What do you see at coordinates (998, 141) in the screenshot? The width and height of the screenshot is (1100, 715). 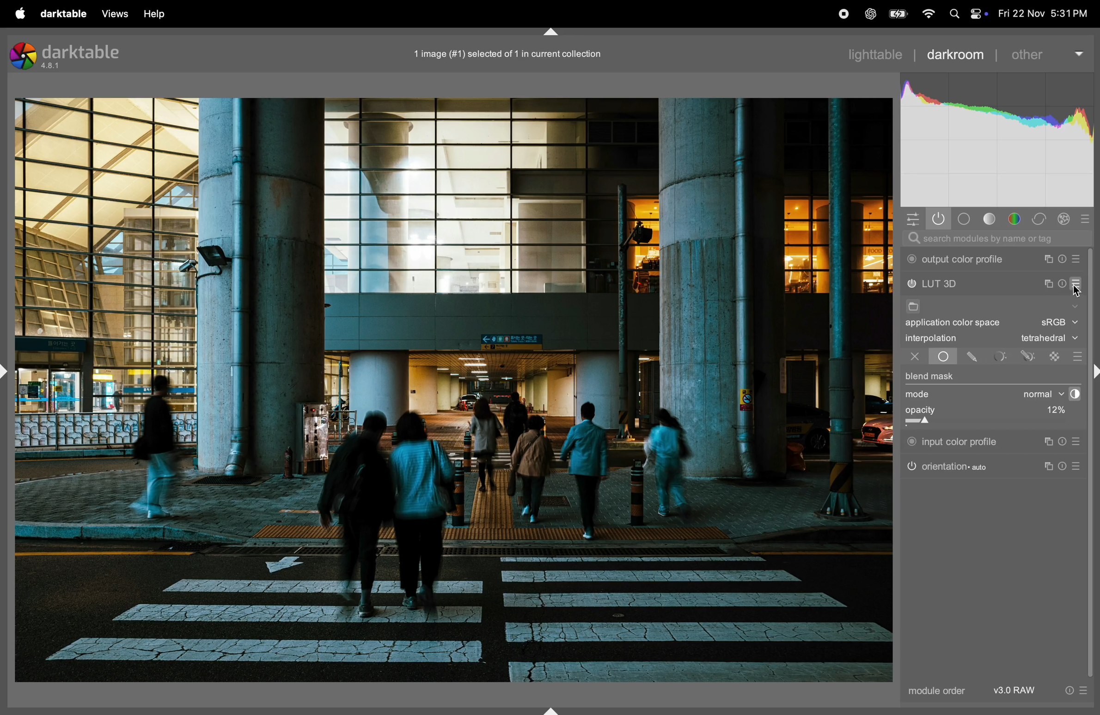 I see `histogram` at bounding box center [998, 141].